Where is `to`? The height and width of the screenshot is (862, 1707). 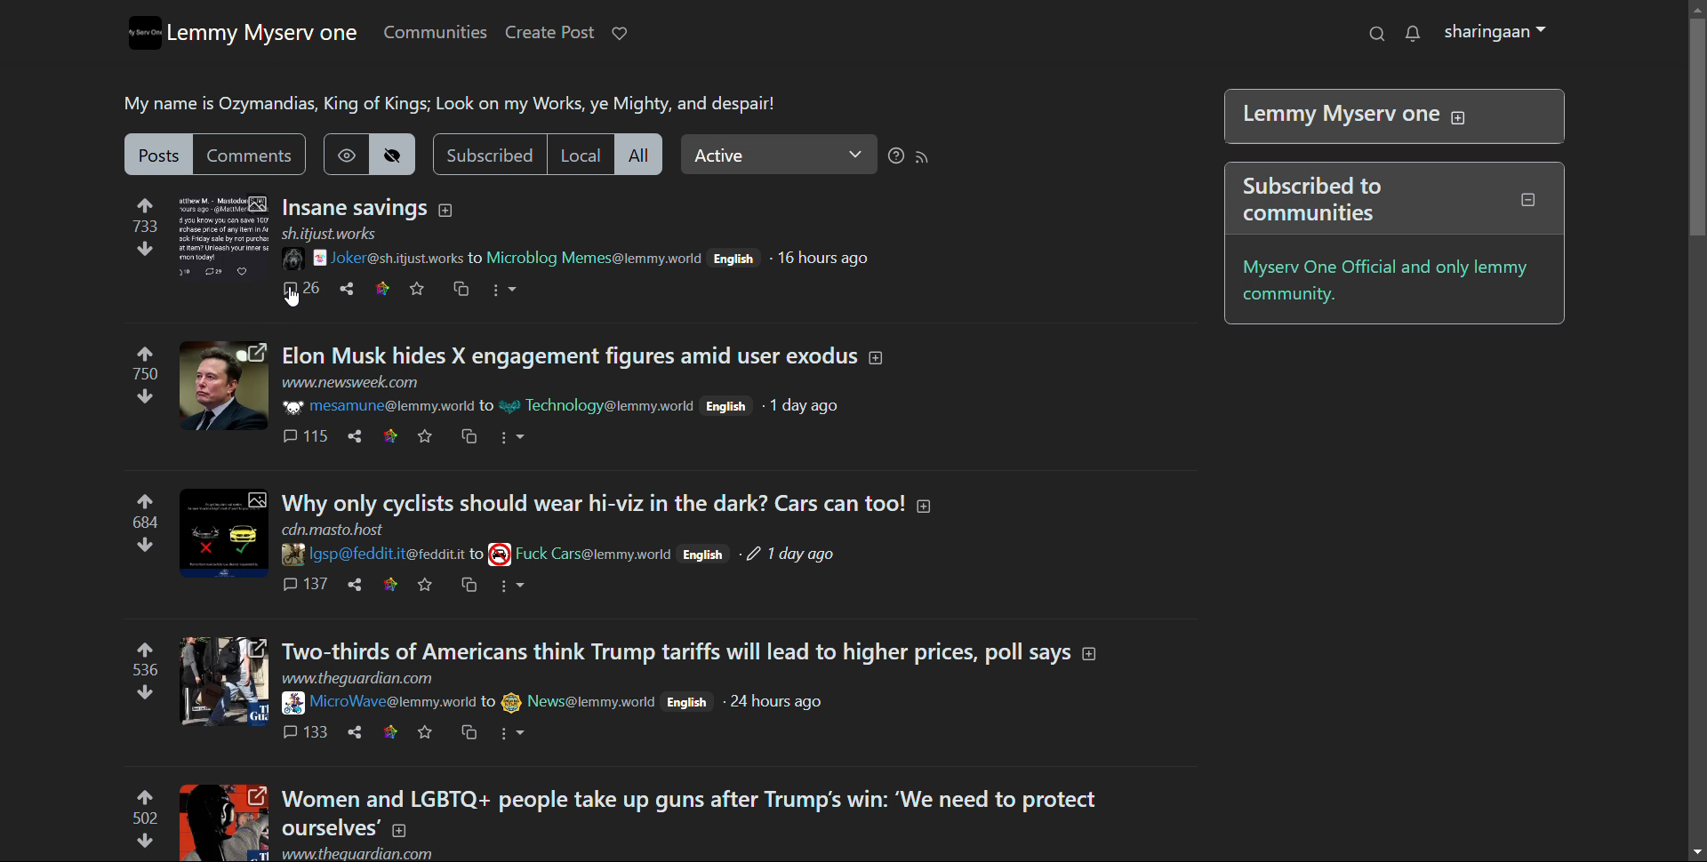
to is located at coordinates (478, 554).